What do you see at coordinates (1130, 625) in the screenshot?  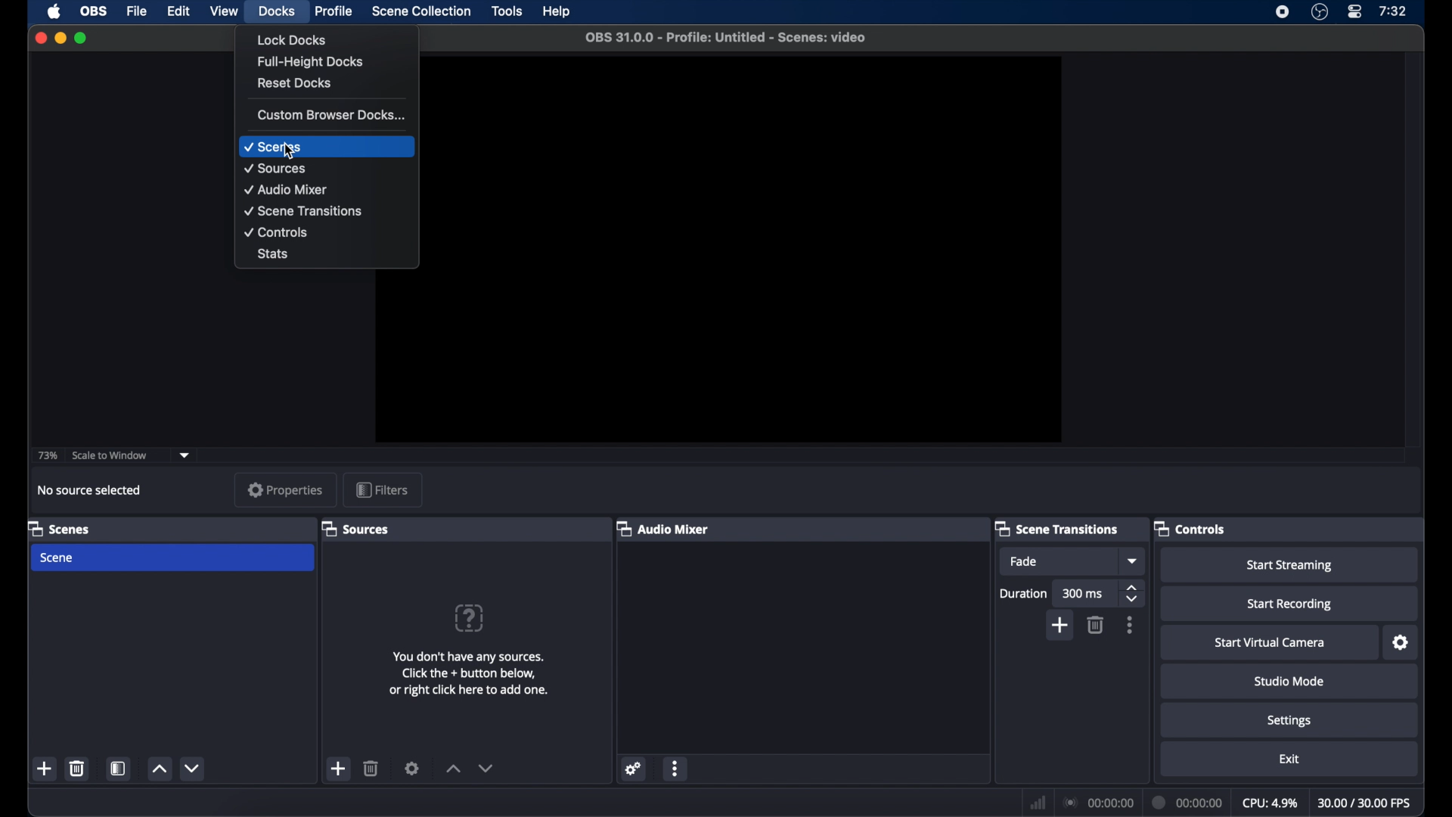 I see `more options` at bounding box center [1130, 625].